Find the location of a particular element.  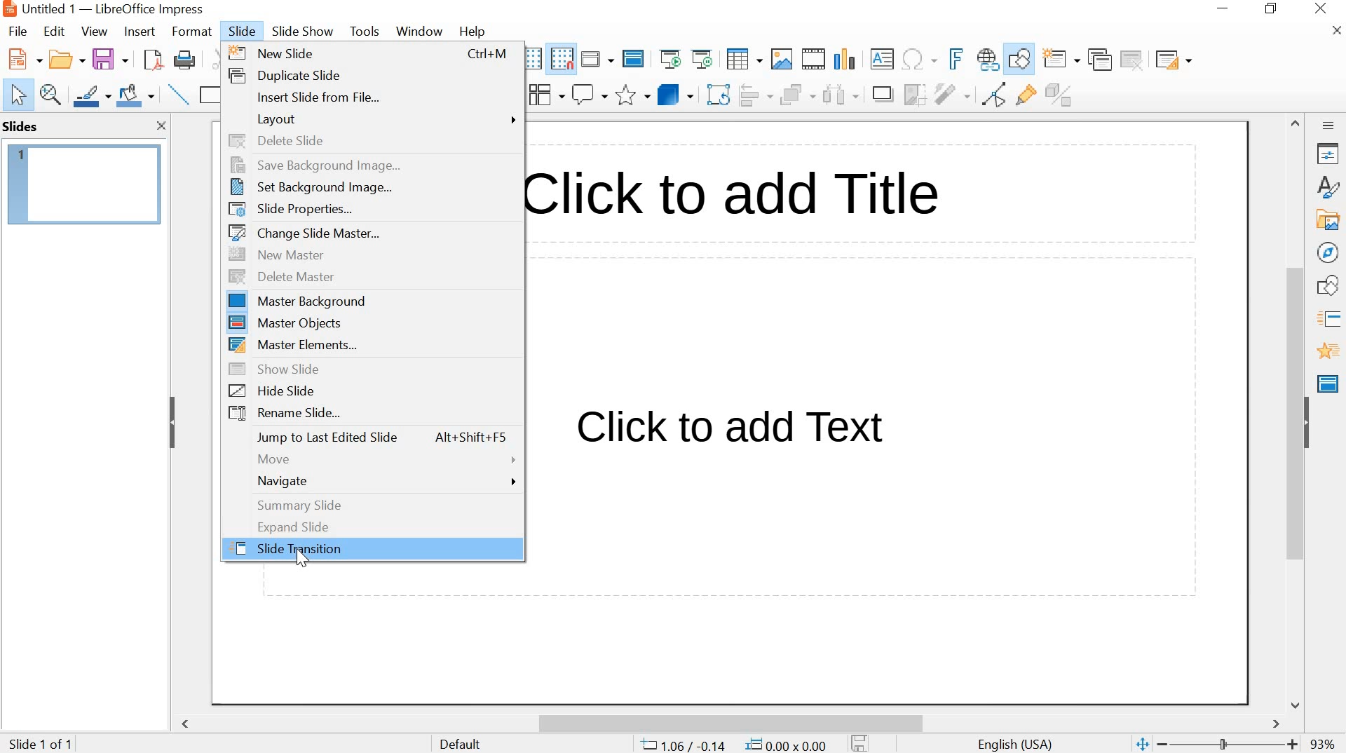

new slide is located at coordinates (369, 52).